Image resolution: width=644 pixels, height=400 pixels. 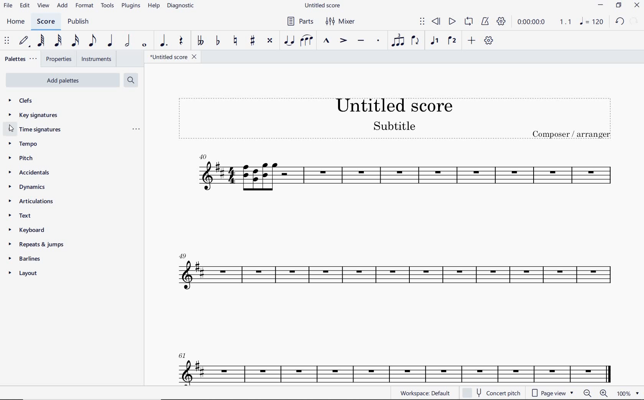 What do you see at coordinates (34, 245) in the screenshot?
I see `REPEATS & JUMPS` at bounding box center [34, 245].